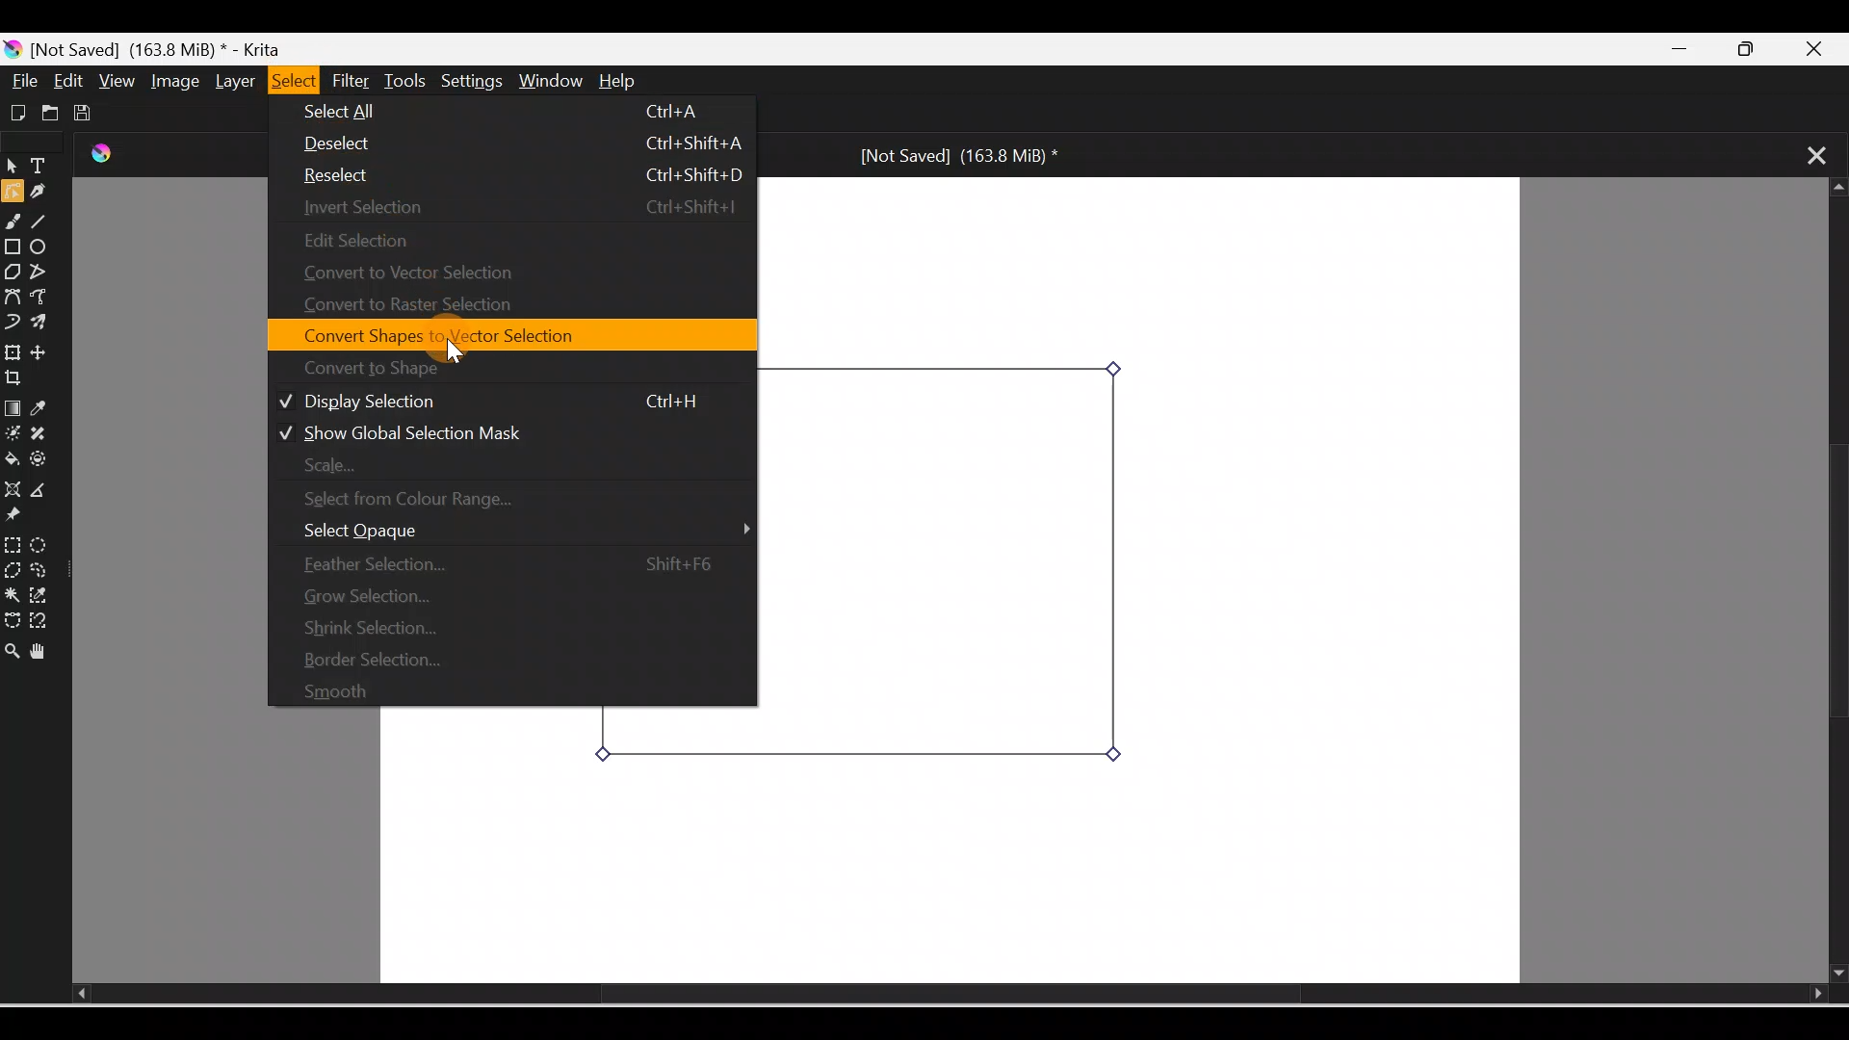 The width and height of the screenshot is (1849, 1040). Describe the element at coordinates (12, 195) in the screenshot. I see `Edit shapes tool` at that location.